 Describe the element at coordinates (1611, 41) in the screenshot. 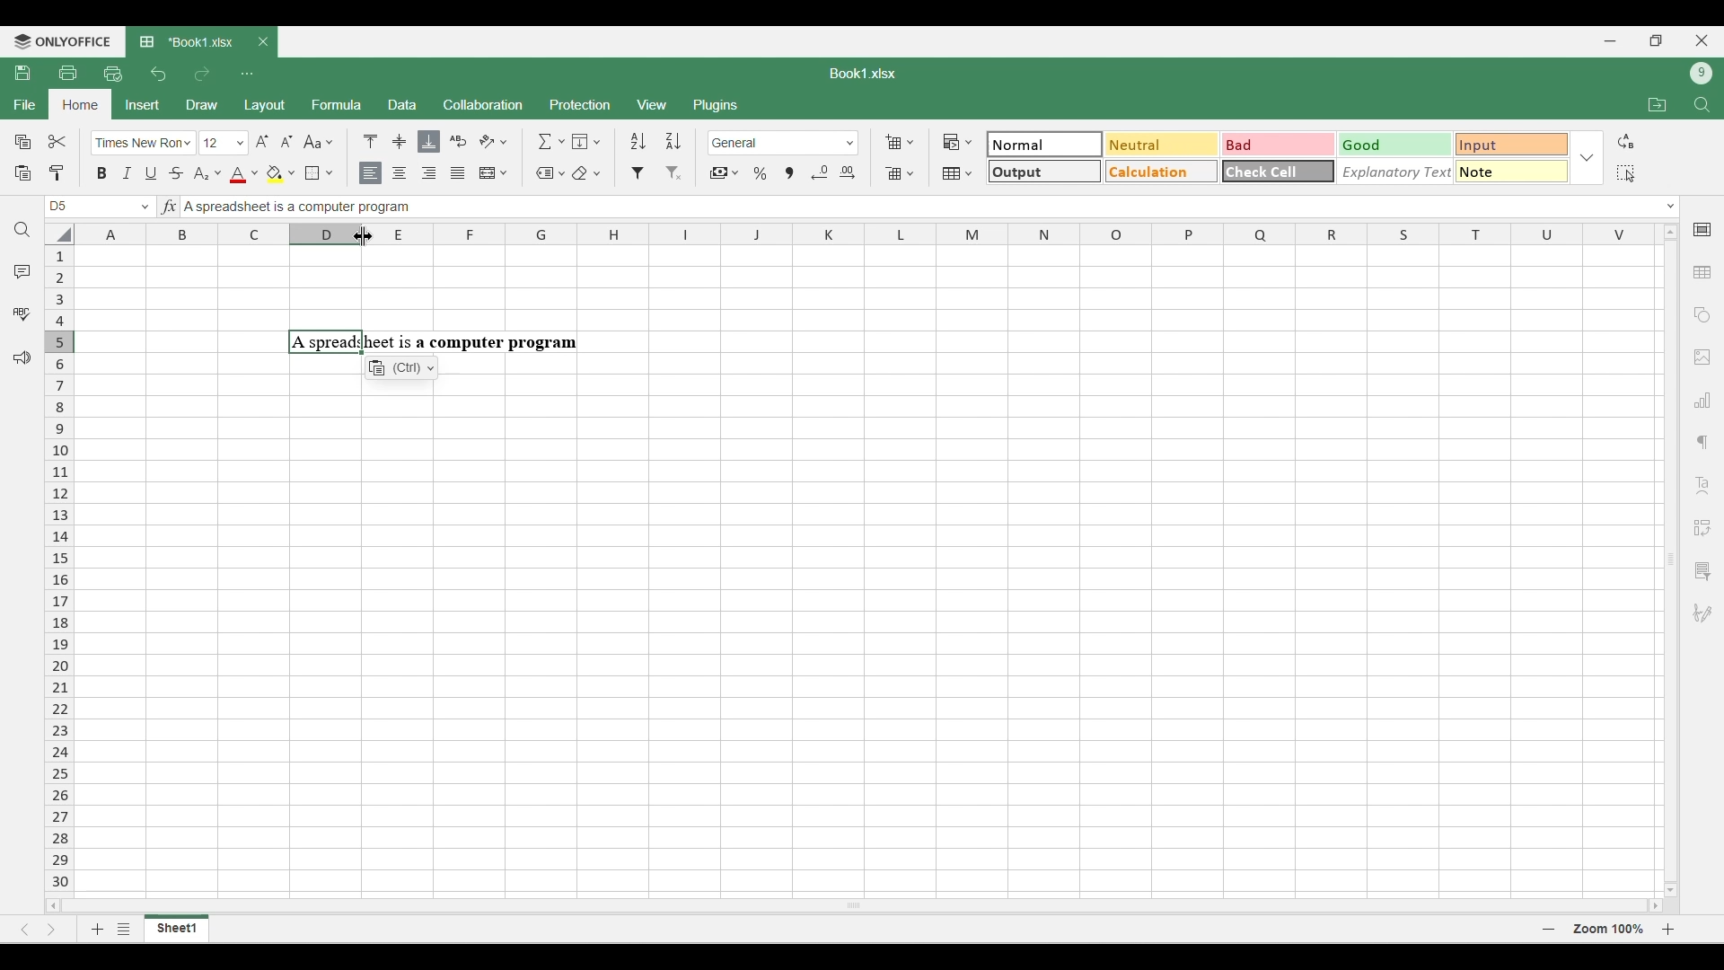

I see `Minimize` at that location.